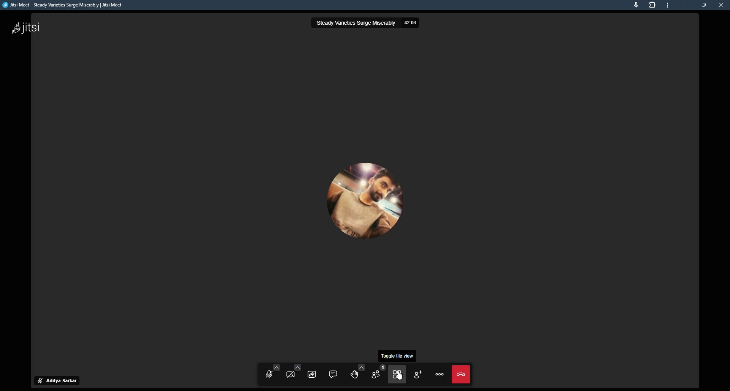  What do you see at coordinates (398, 374) in the screenshot?
I see `toggle tile view` at bounding box center [398, 374].